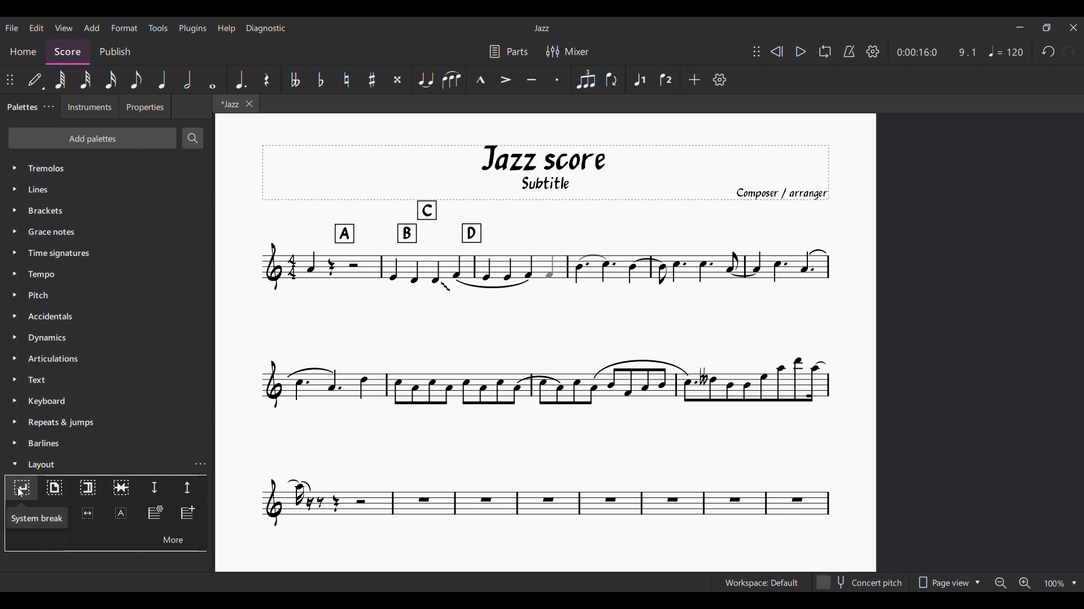 The height and width of the screenshot is (609, 1084). Describe the element at coordinates (1000, 582) in the screenshot. I see `Zoom out` at that location.